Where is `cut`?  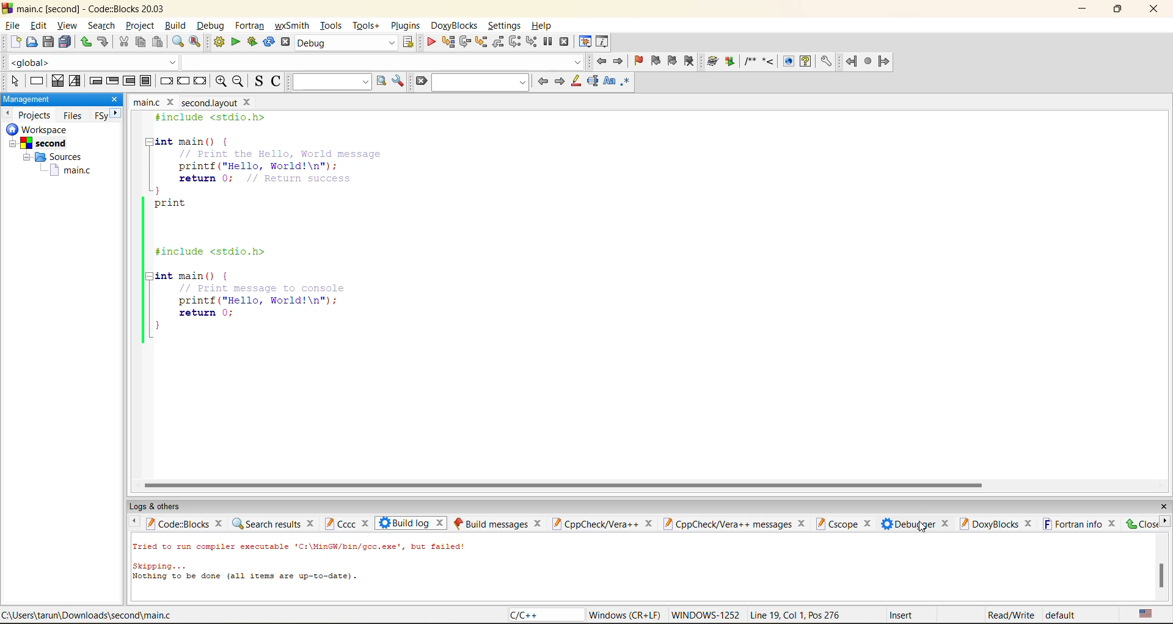 cut is located at coordinates (123, 42).